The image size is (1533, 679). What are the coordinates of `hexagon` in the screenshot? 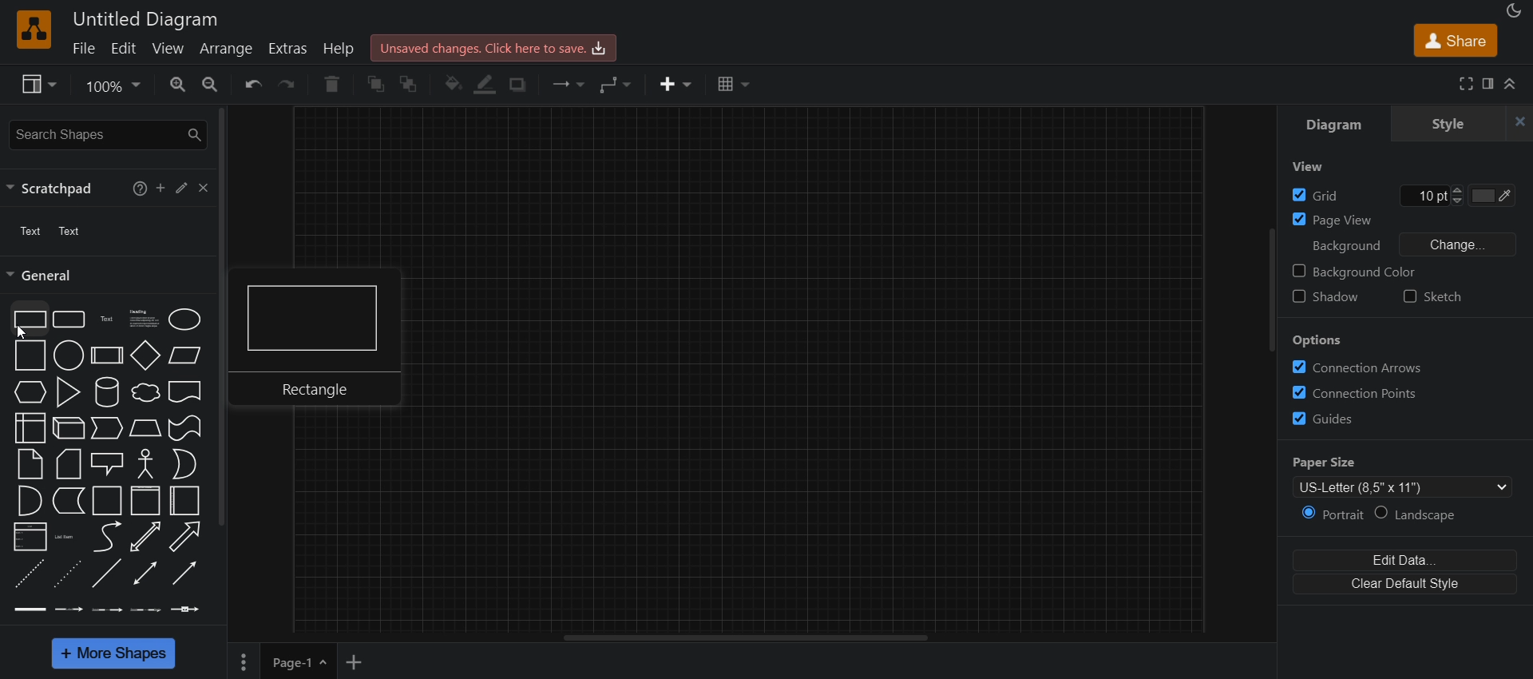 It's located at (29, 392).